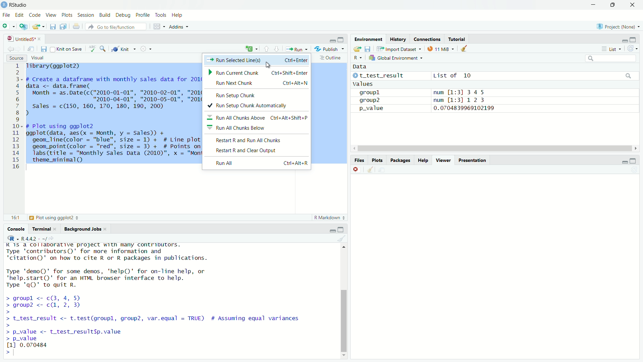 Image resolution: width=643 pixels, height=362 pixels. Describe the element at coordinates (259, 73) in the screenshot. I see `> Run Current Chunk ~~ Ctrl+Shift+Enter |` at that location.